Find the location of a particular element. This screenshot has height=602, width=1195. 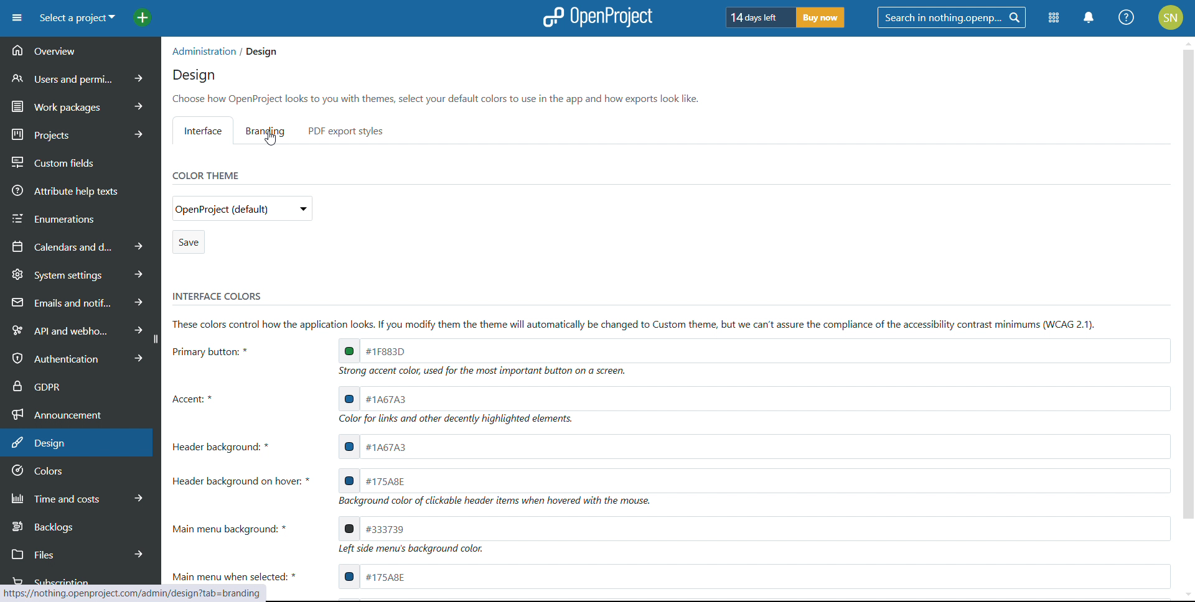

select a project is located at coordinates (77, 18).